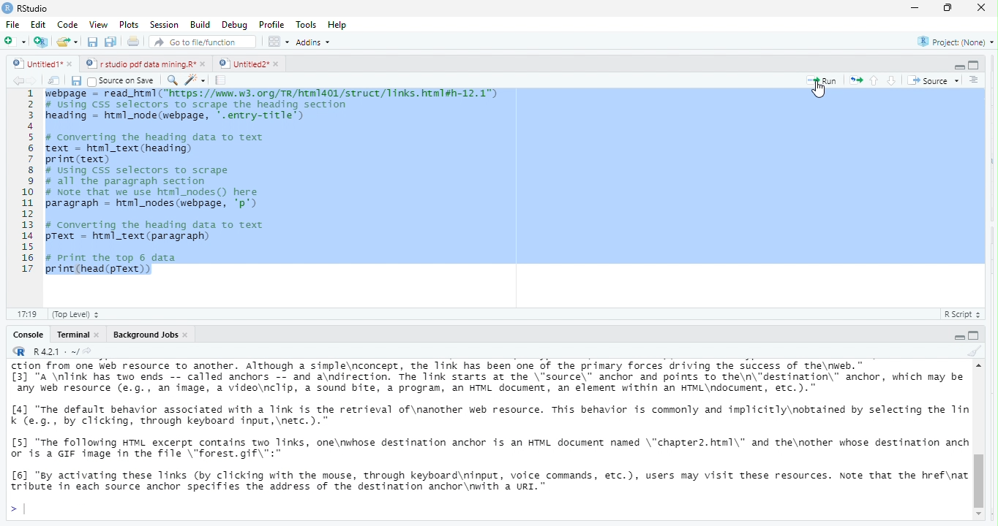  Describe the element at coordinates (131, 42) in the screenshot. I see `print the current file` at that location.